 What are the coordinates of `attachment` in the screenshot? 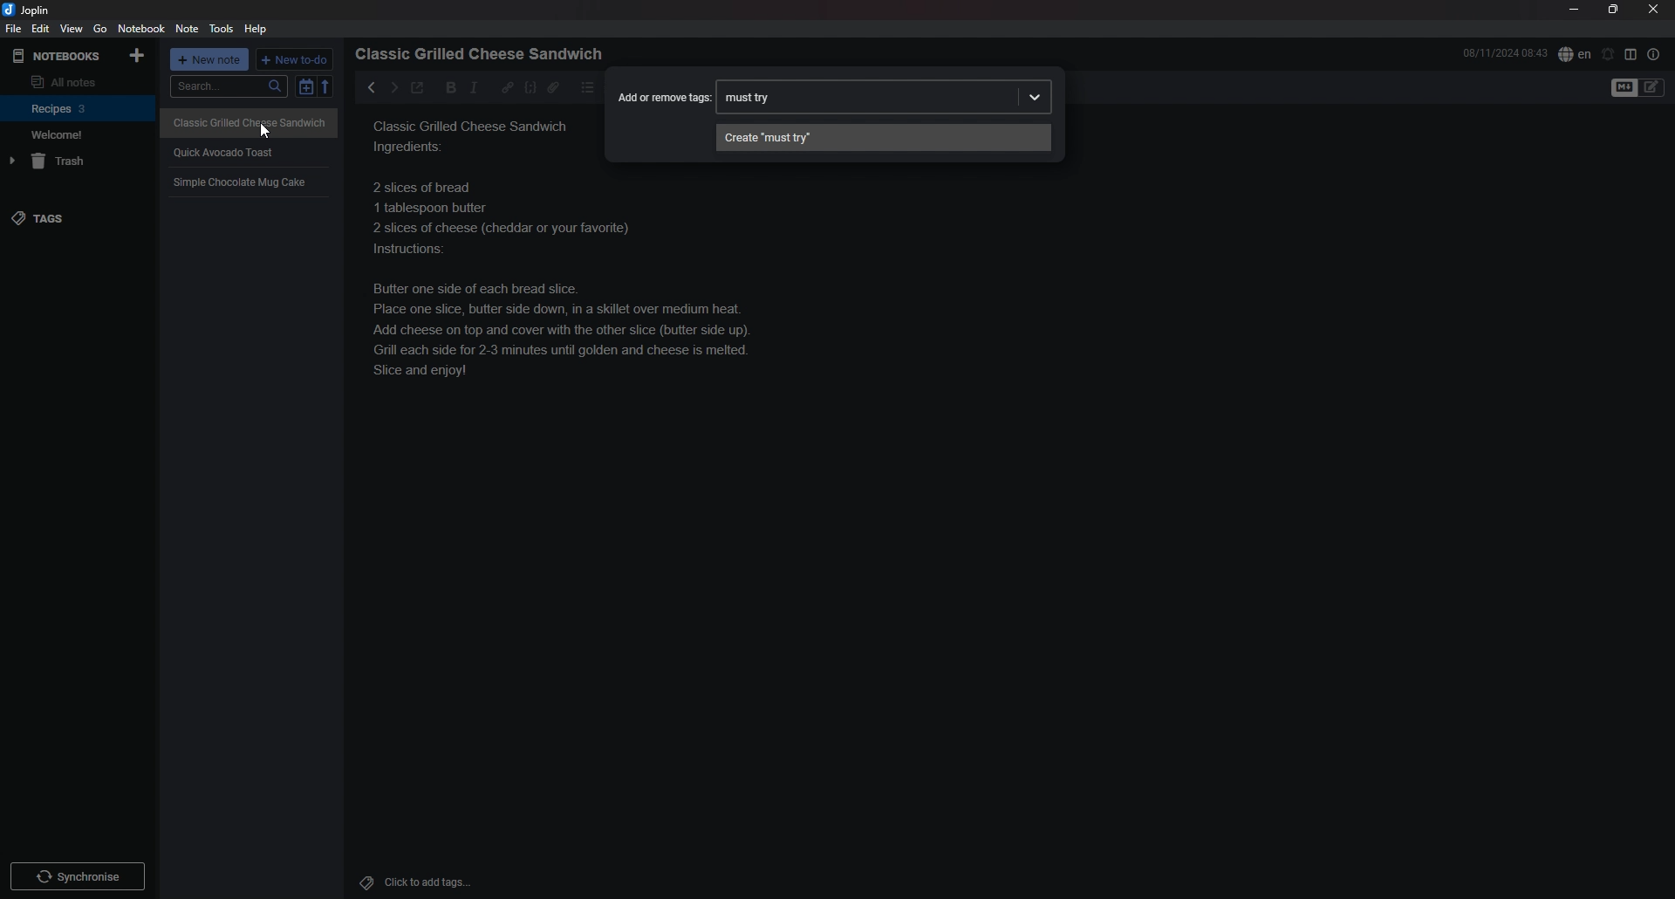 It's located at (553, 87).